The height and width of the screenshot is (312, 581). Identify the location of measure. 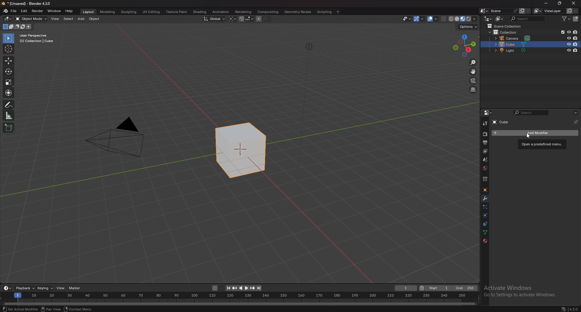
(9, 116).